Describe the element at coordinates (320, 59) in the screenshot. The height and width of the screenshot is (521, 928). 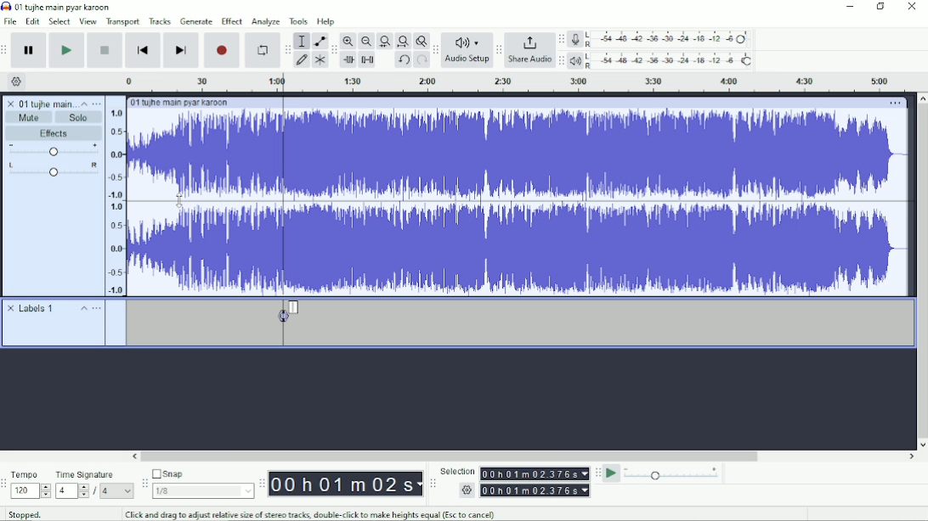
I see `Multi-tool` at that location.